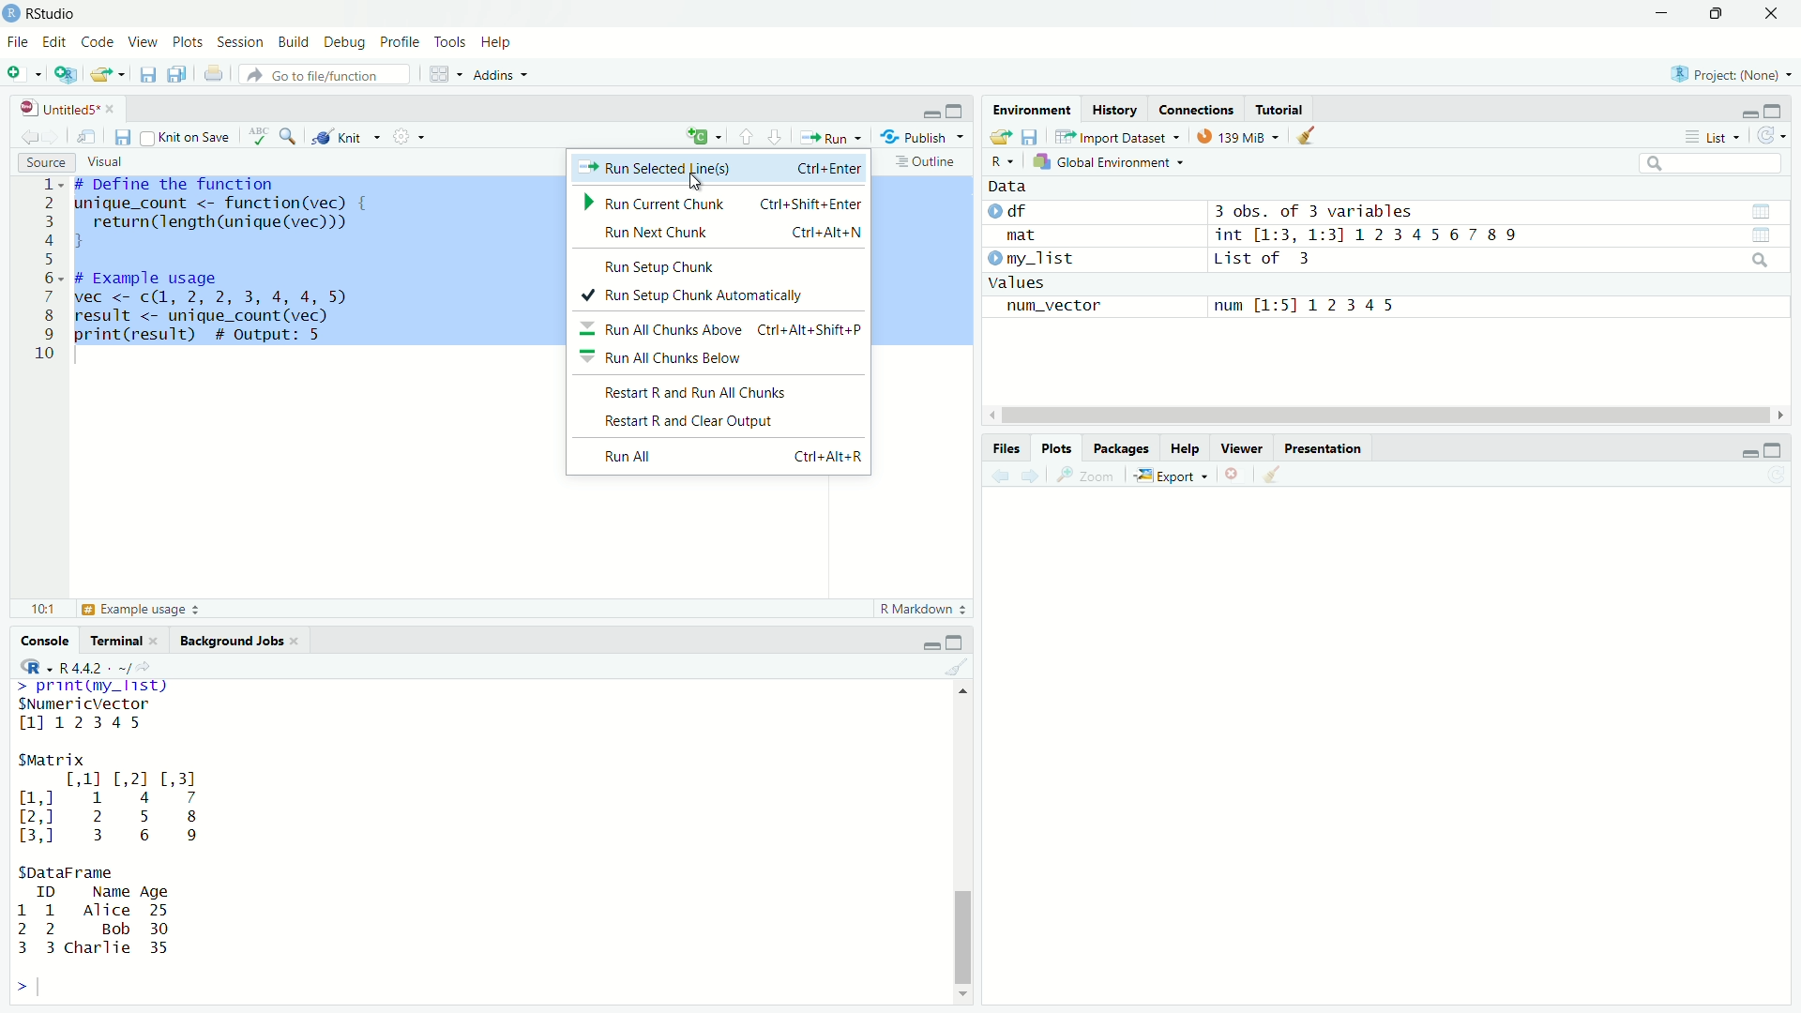 This screenshot has height=1013, width=1801. What do you see at coordinates (1059, 448) in the screenshot?
I see `Plots` at bounding box center [1059, 448].